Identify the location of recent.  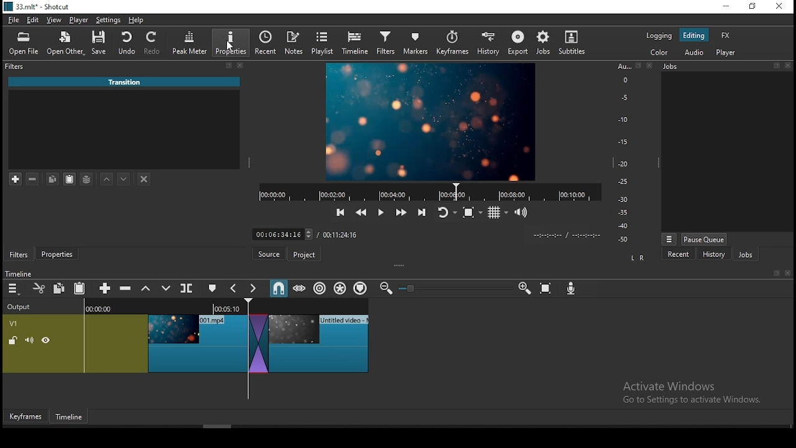
(678, 254).